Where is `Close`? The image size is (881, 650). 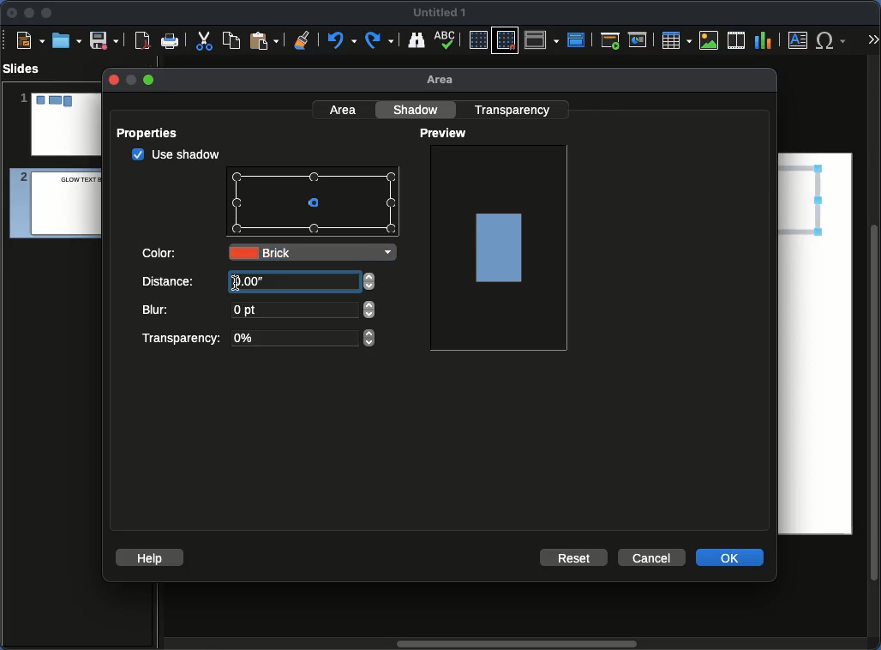
Close is located at coordinates (13, 13).